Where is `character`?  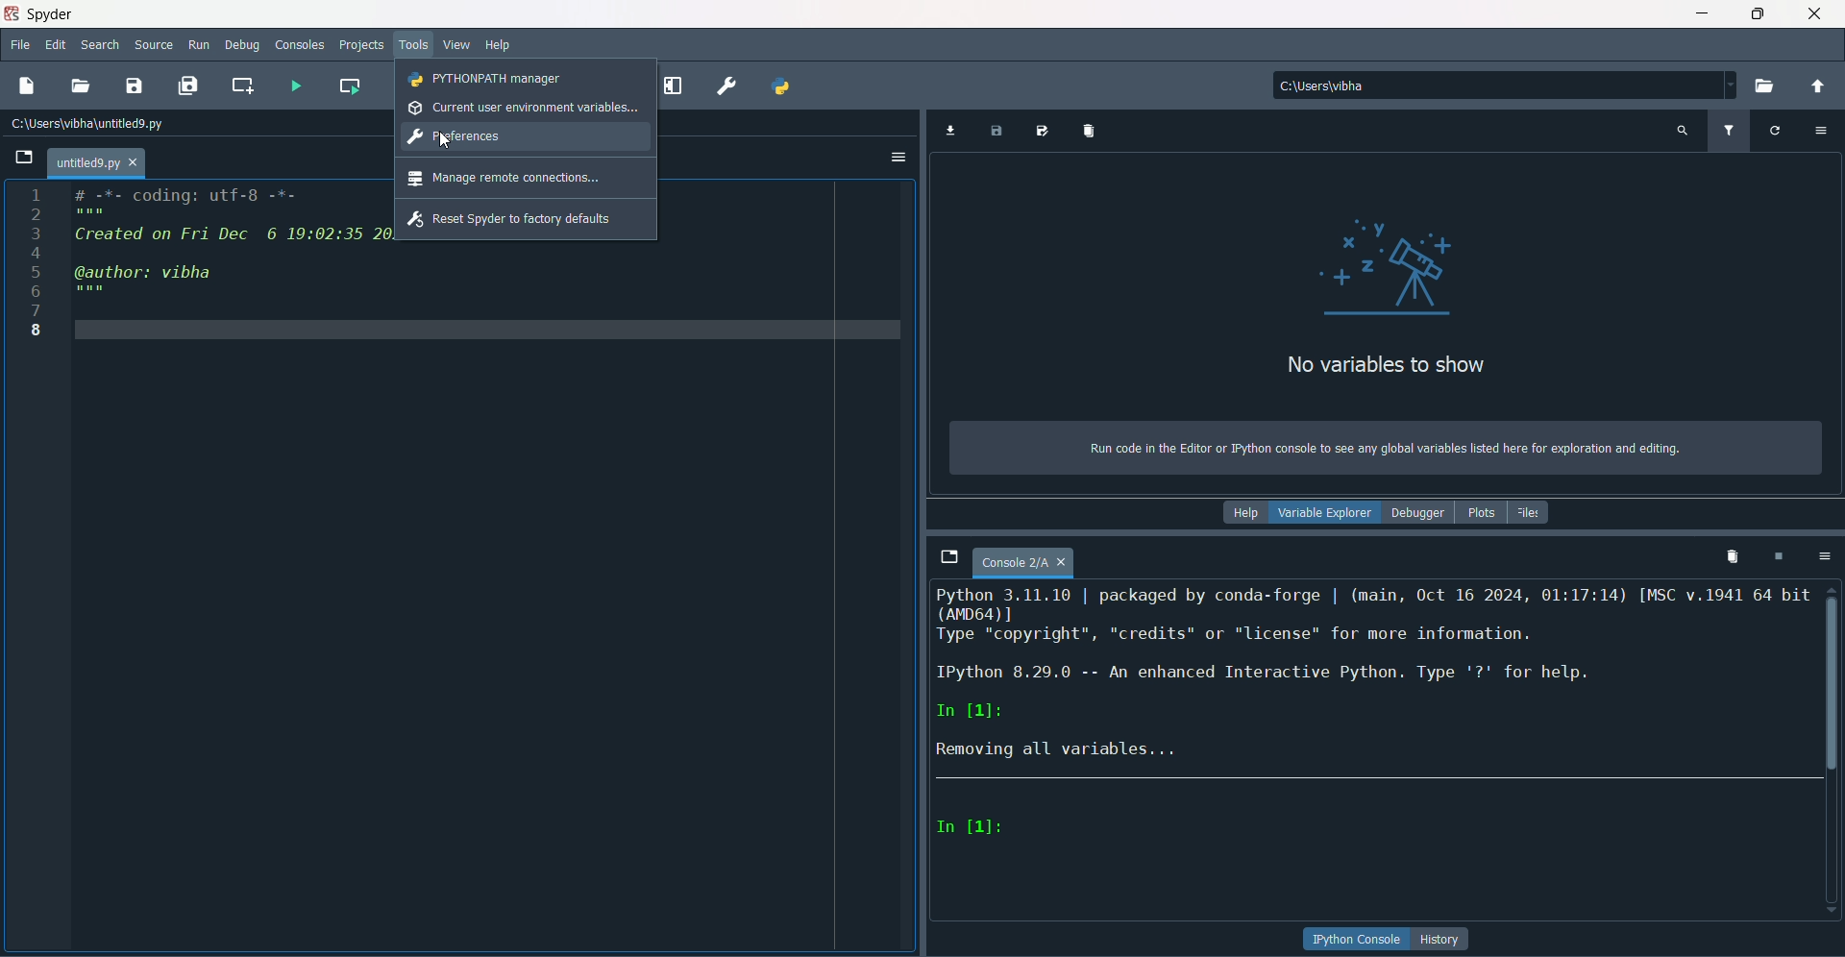
character is located at coordinates (972, 827).